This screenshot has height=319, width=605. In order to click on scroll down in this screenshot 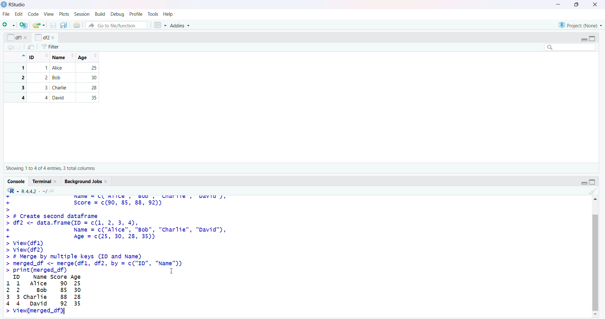, I will do `click(596, 315)`.